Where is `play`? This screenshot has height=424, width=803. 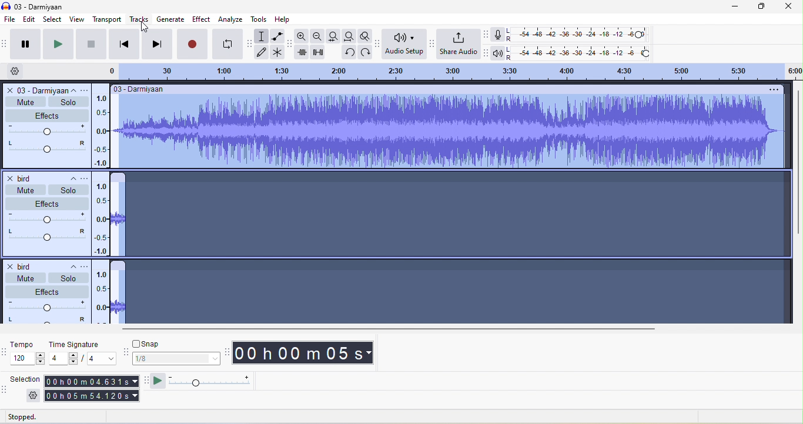 play is located at coordinates (56, 45).